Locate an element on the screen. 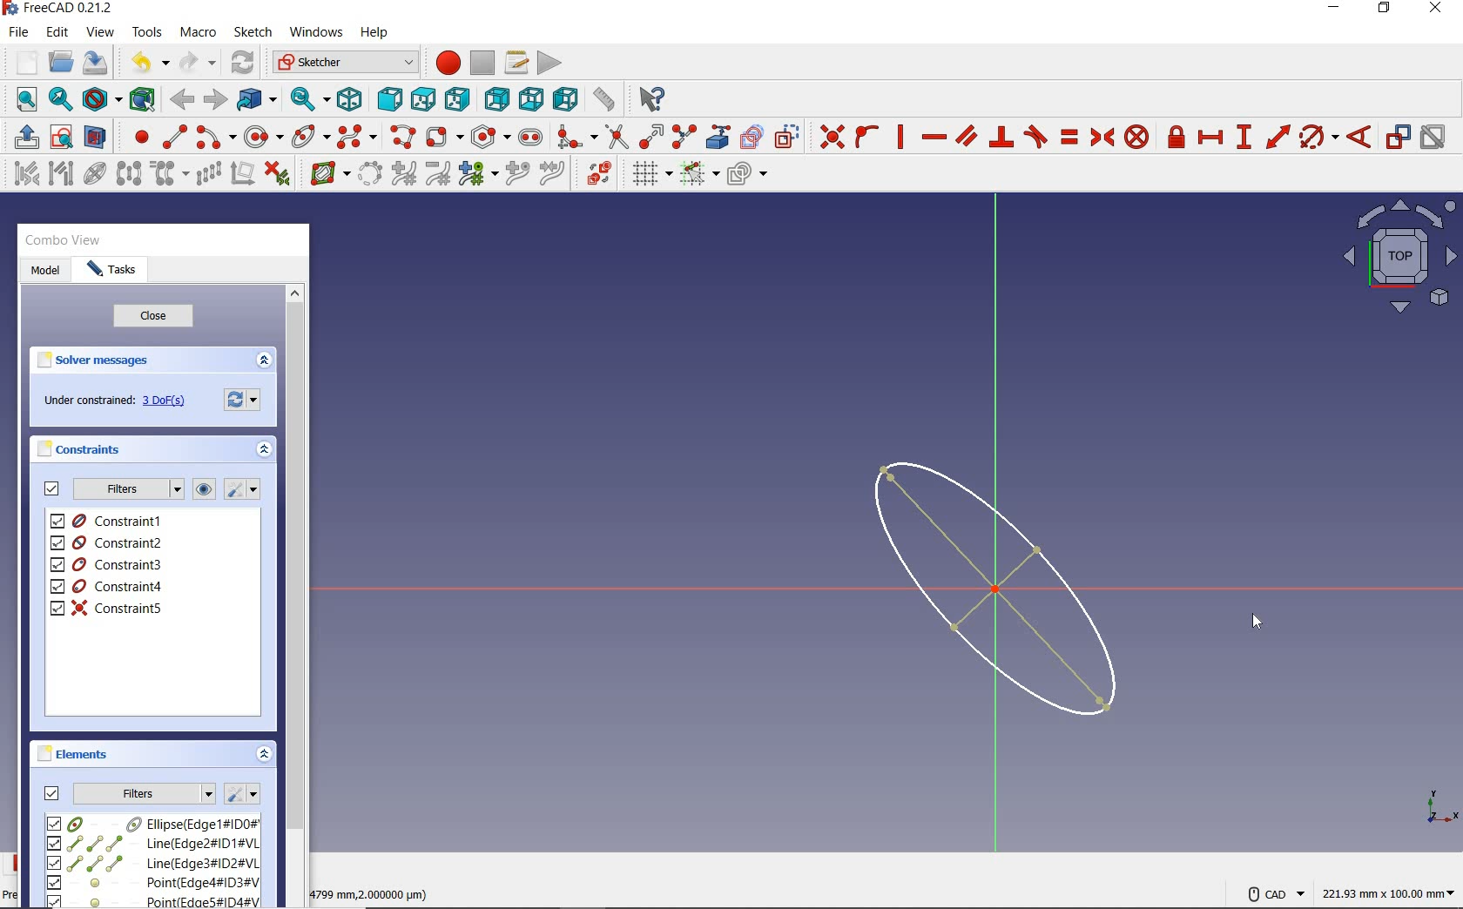 The image size is (1463, 909). macro recording is located at coordinates (442, 62).